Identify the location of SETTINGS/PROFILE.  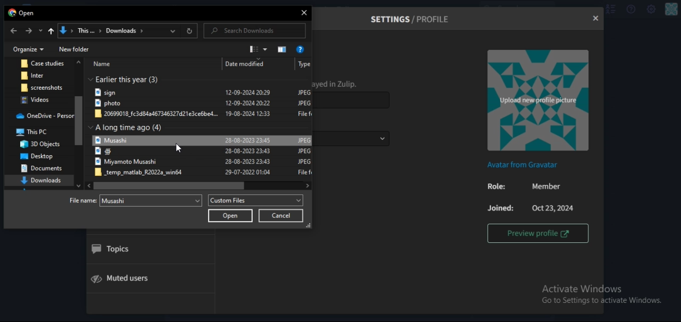
(412, 19).